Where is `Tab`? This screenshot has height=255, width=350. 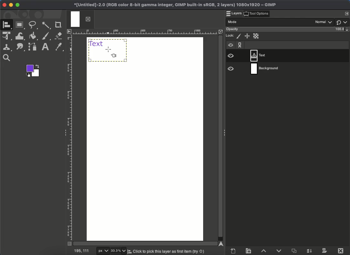 Tab is located at coordinates (80, 19).